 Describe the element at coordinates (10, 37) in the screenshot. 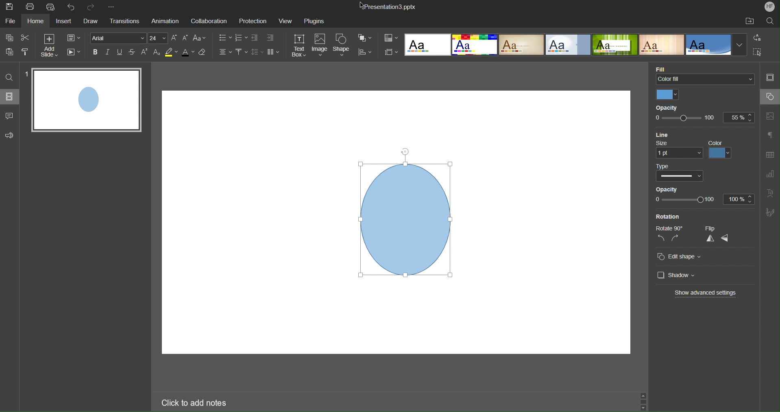

I see `Copy` at that location.